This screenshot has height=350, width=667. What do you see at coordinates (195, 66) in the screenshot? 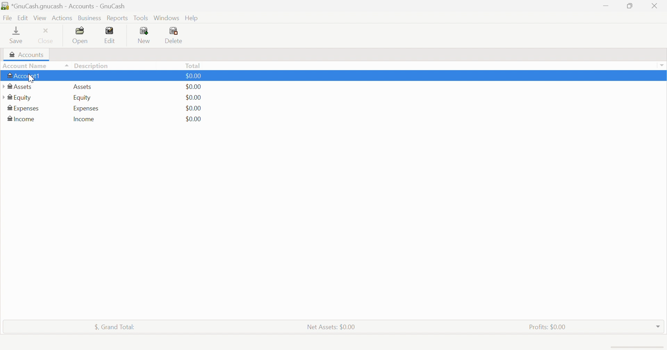
I see `Total` at bounding box center [195, 66].